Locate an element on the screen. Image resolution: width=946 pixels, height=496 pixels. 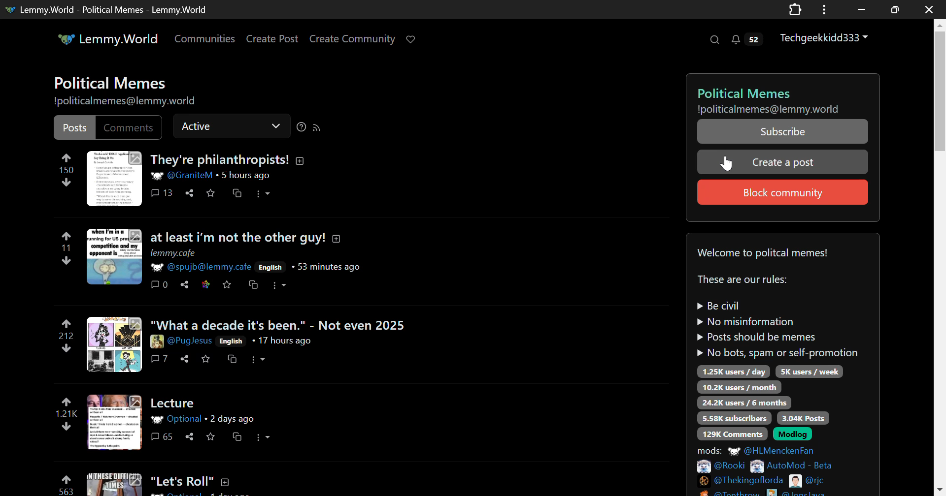
!politicalmemes@lemmy.world is located at coordinates (125, 102).